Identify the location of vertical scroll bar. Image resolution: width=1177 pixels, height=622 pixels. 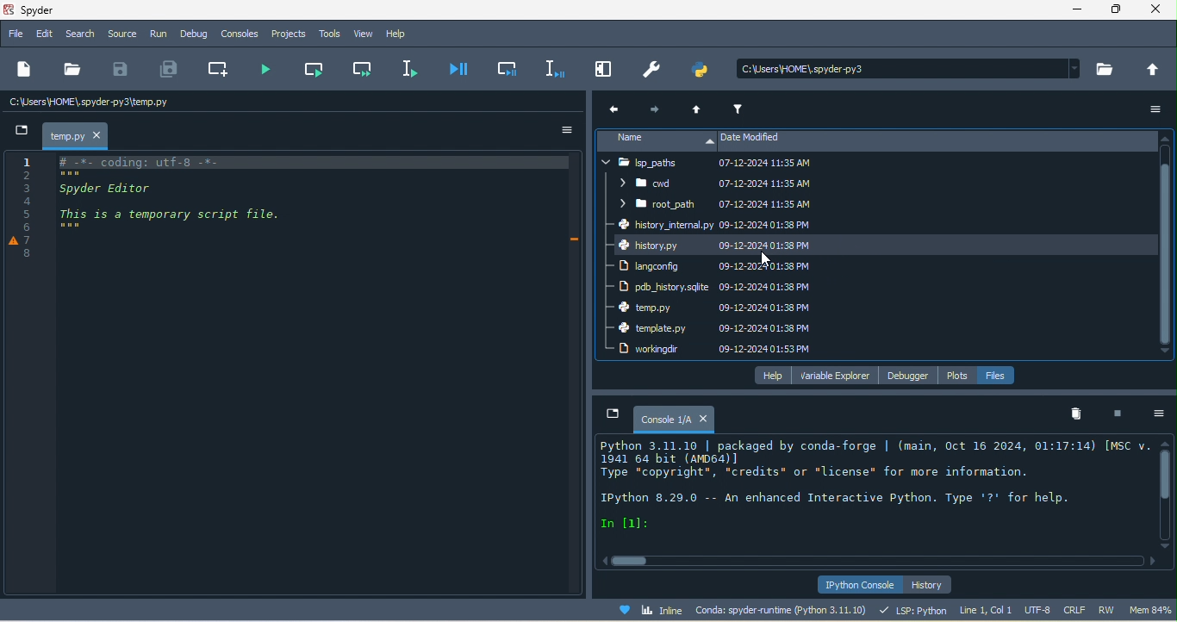
(1167, 494).